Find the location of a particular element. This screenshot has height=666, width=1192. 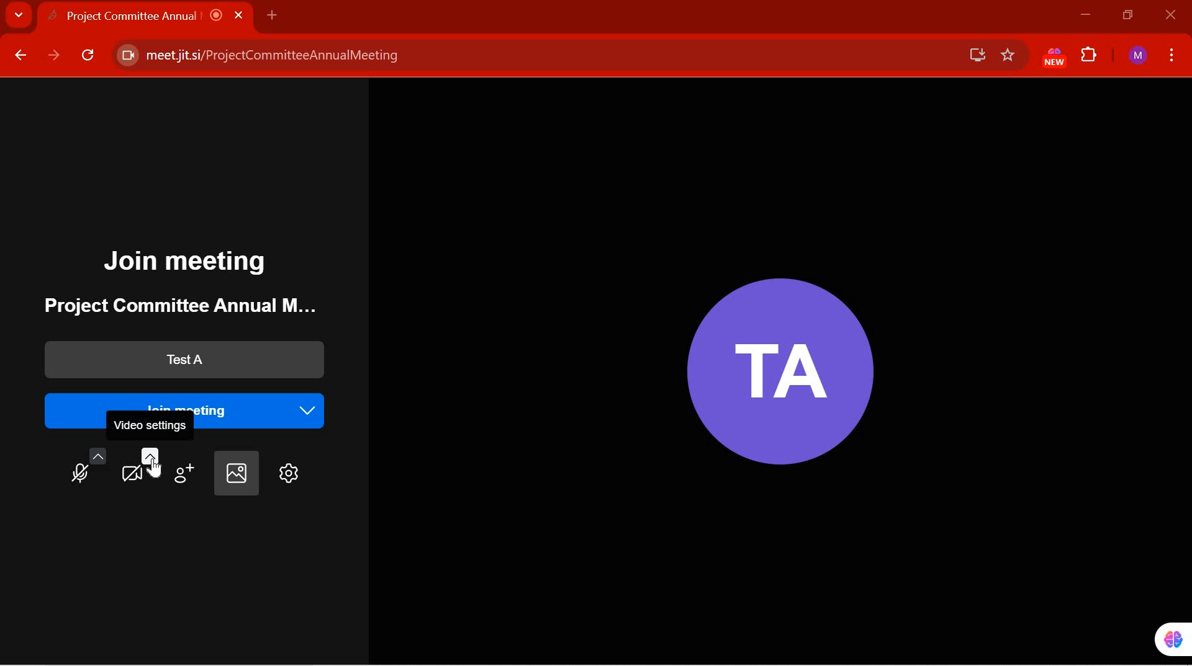

pinned extension is located at coordinates (1164, 639).